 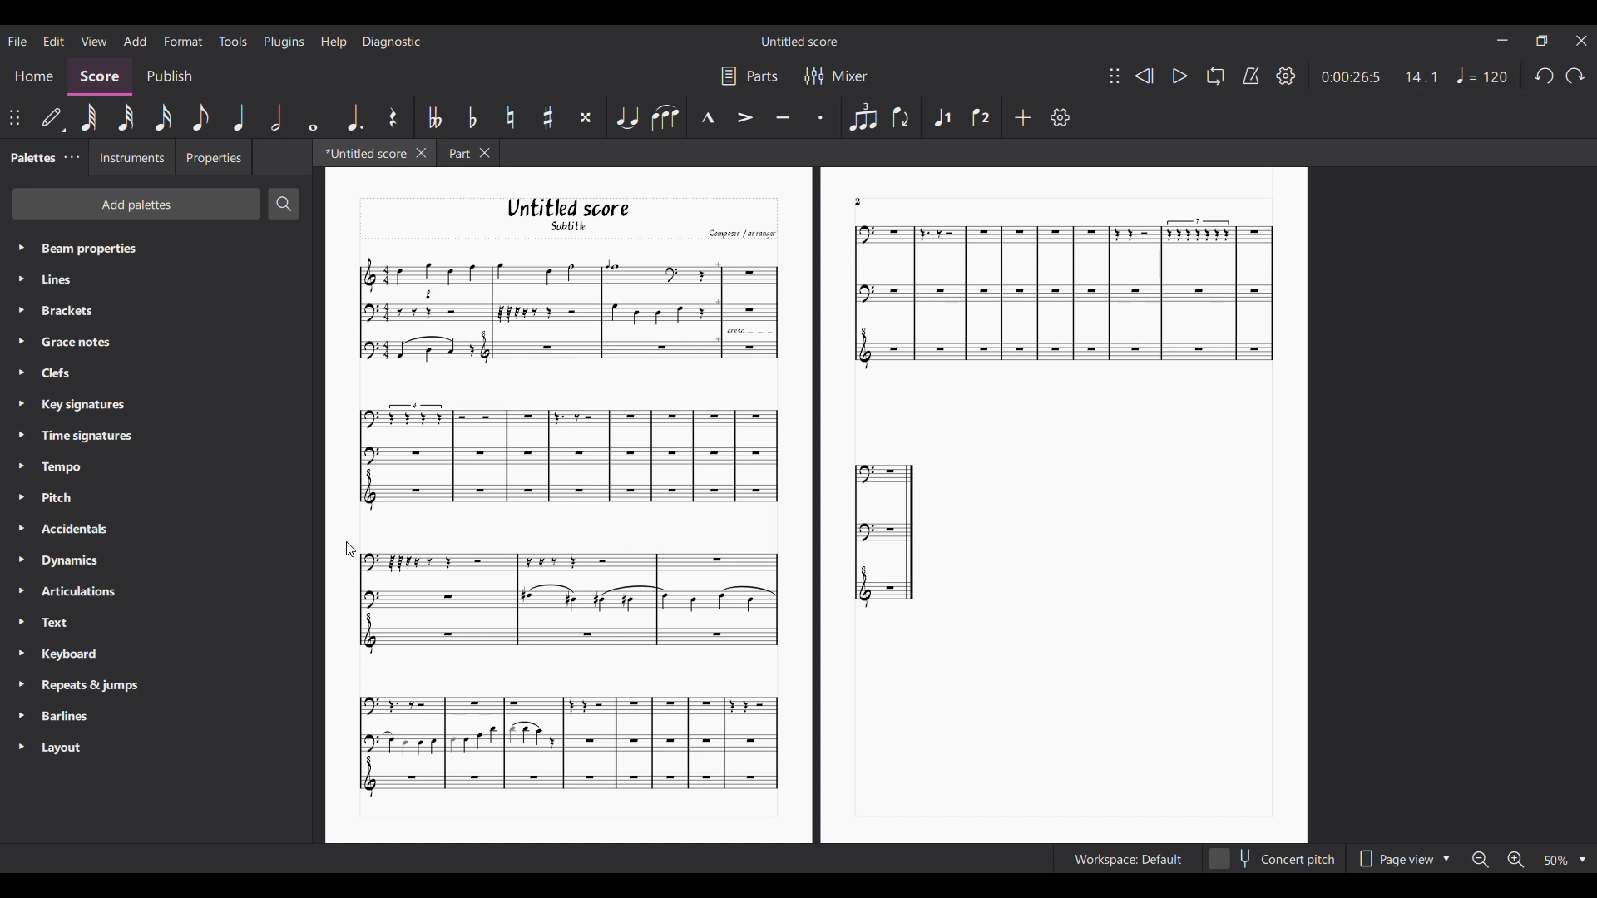 I want to click on > Beam properties, so click(x=79, y=248).